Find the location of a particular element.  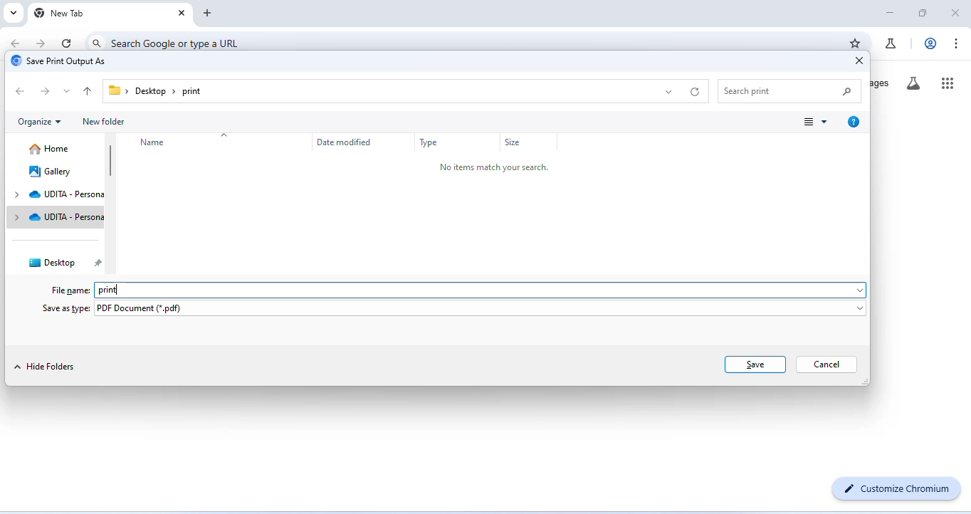

Size is located at coordinates (515, 142).